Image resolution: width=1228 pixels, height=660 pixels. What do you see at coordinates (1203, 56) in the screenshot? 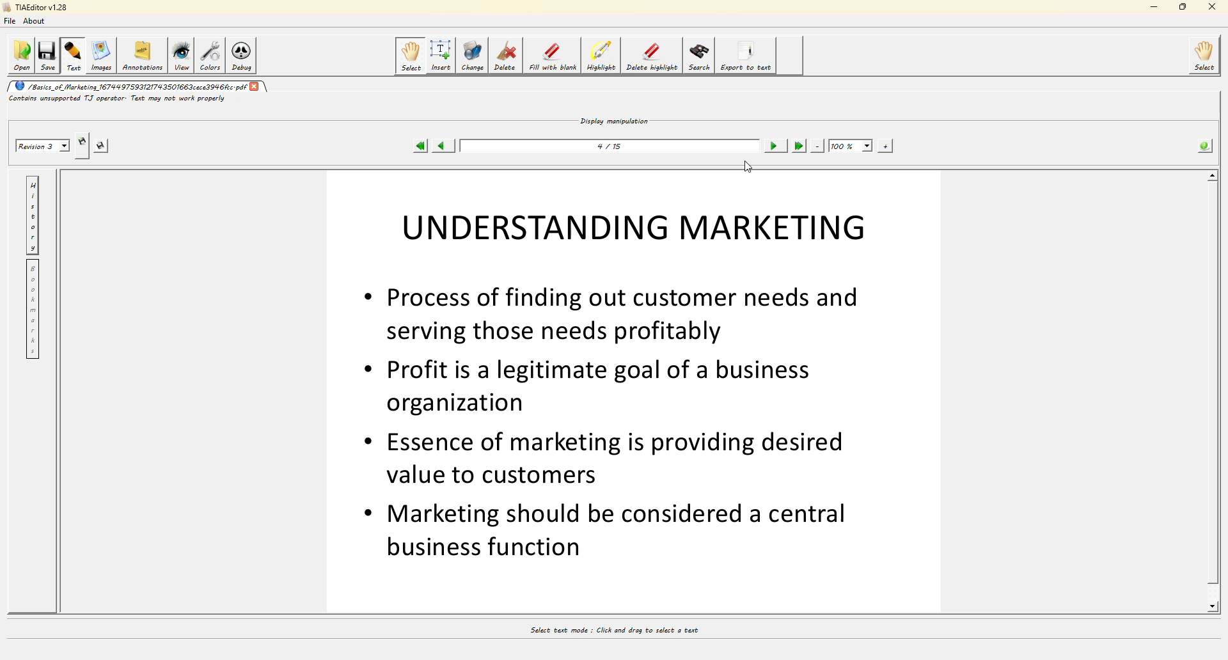
I see `select` at bounding box center [1203, 56].